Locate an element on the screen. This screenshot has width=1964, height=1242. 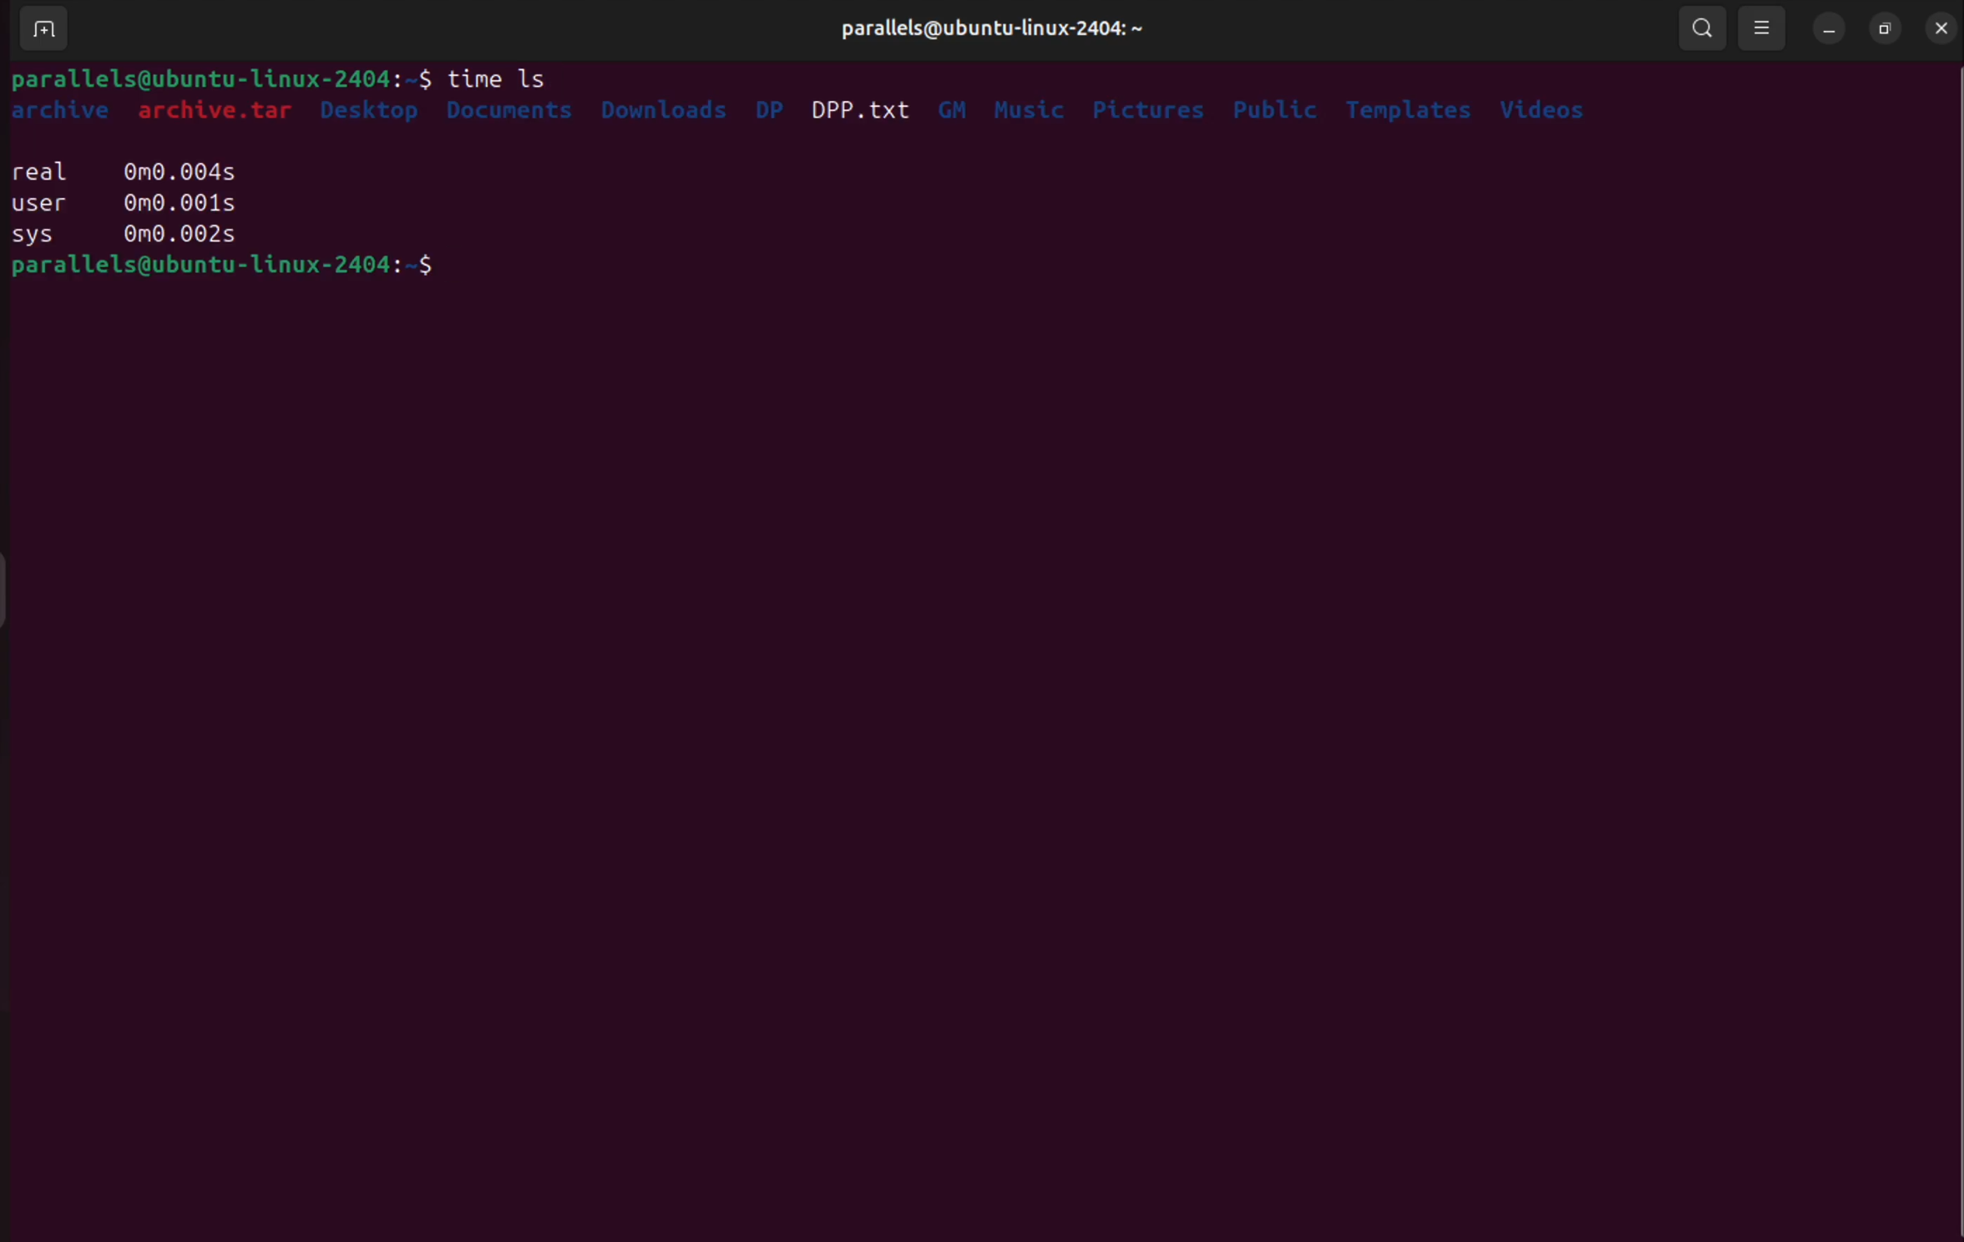
Desktop is located at coordinates (374, 114).